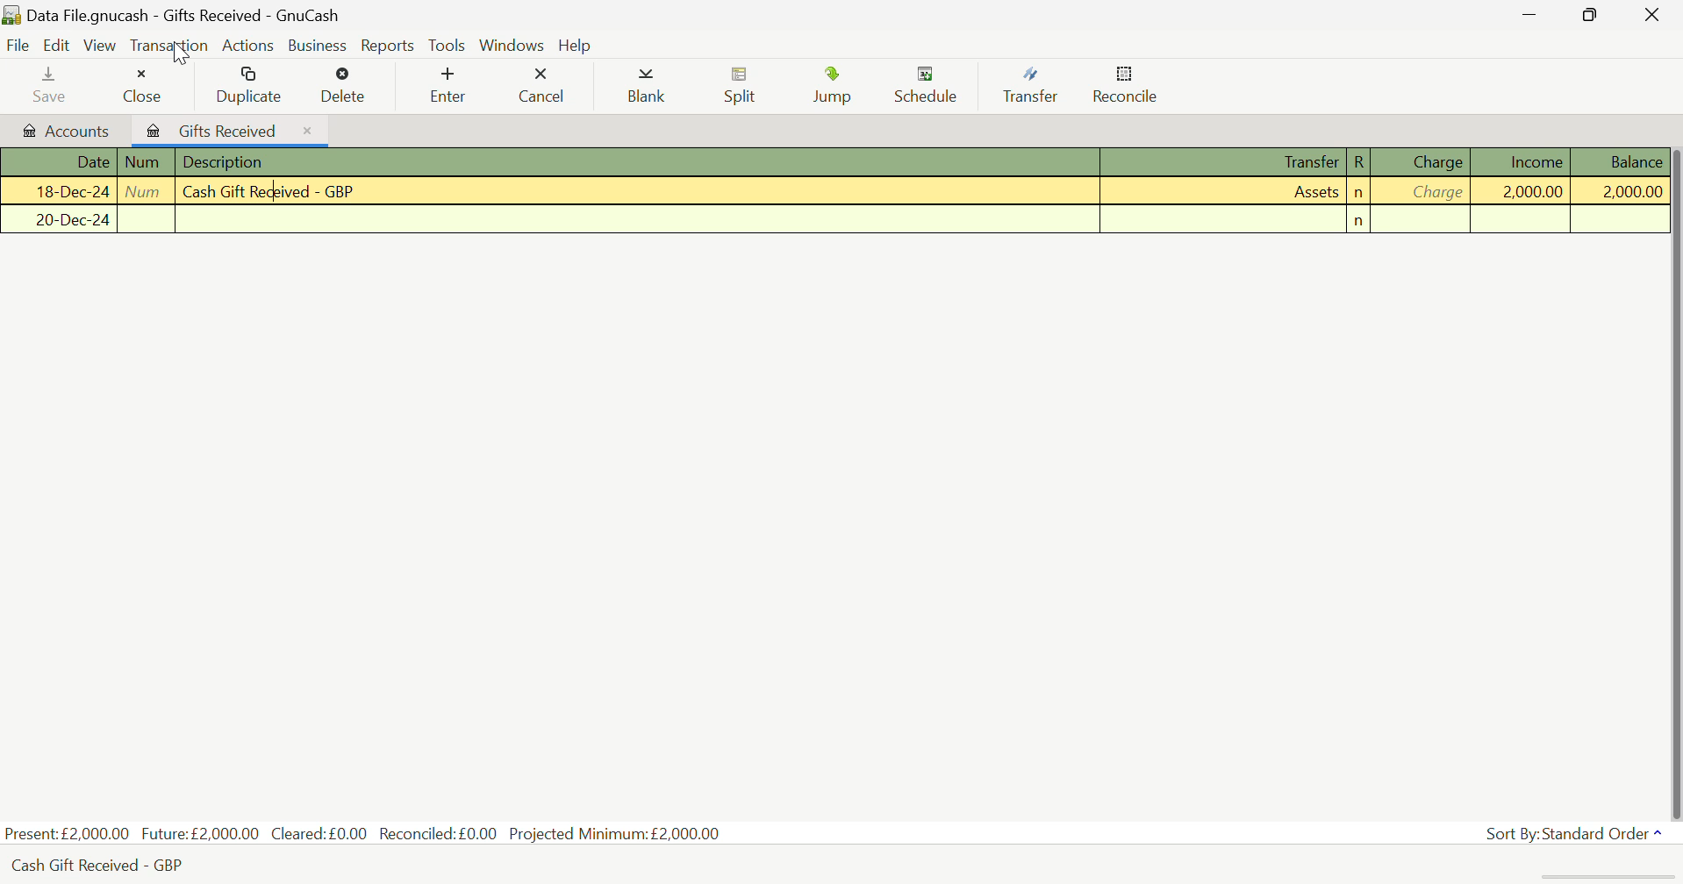 This screenshot has width=1683, height=884. What do you see at coordinates (1226, 193) in the screenshot?
I see `Assets` at bounding box center [1226, 193].